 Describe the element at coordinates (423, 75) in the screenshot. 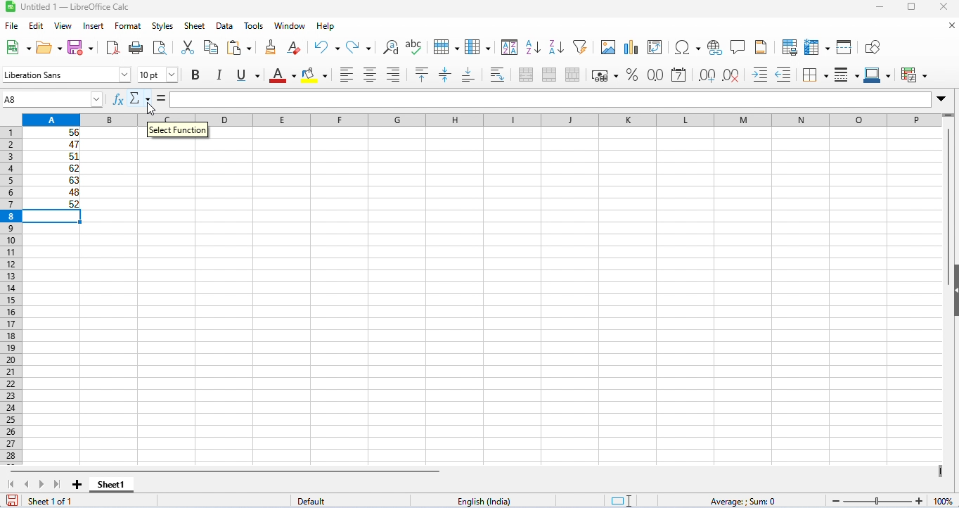

I see `align top` at that location.